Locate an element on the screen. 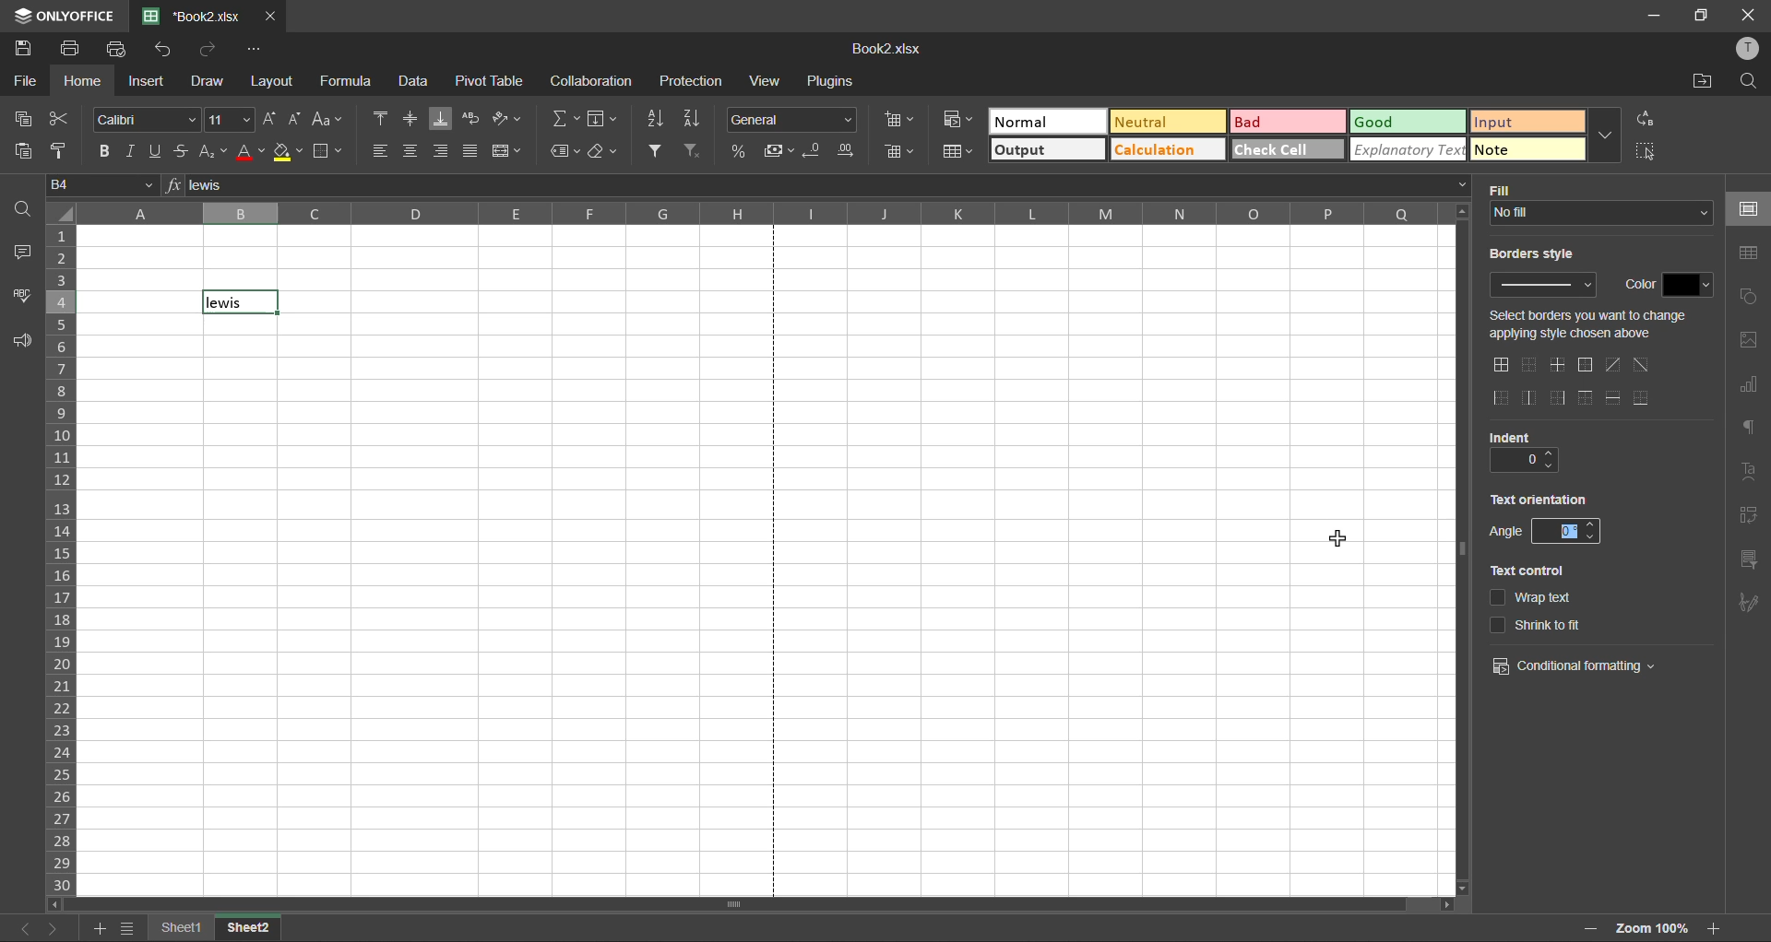  data is located at coordinates (413, 80).